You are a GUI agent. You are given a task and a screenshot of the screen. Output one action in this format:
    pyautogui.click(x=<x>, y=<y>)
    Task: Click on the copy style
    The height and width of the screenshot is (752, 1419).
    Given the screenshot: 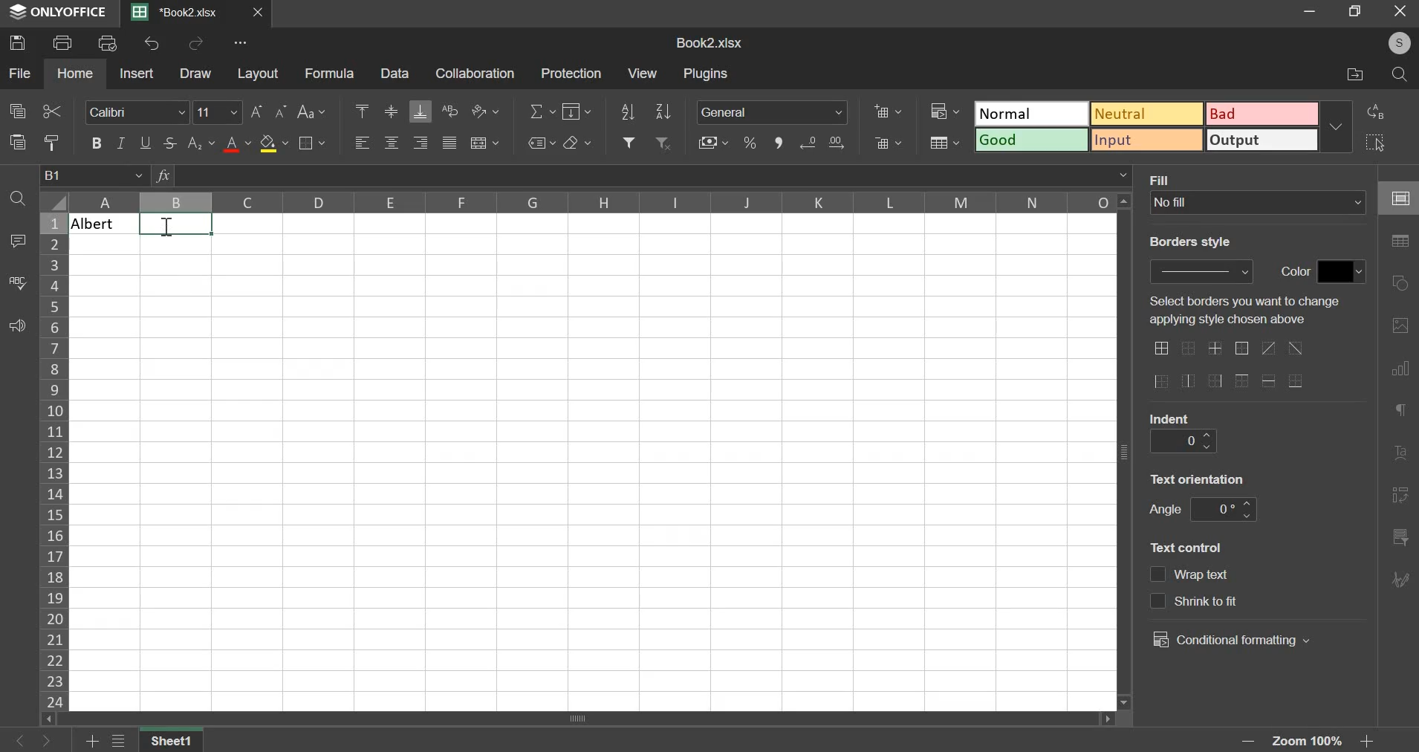 What is the action you would take?
    pyautogui.click(x=51, y=142)
    